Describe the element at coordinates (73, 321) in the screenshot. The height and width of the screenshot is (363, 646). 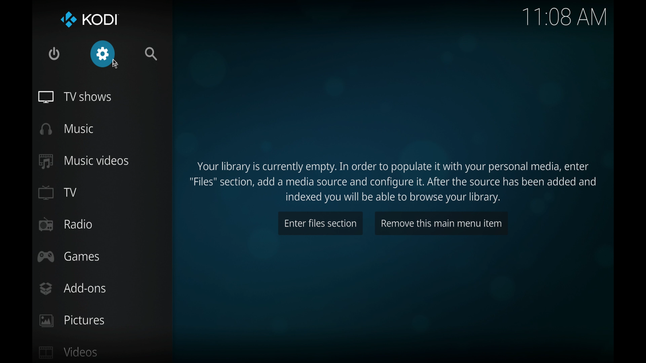
I see `pictures` at that location.